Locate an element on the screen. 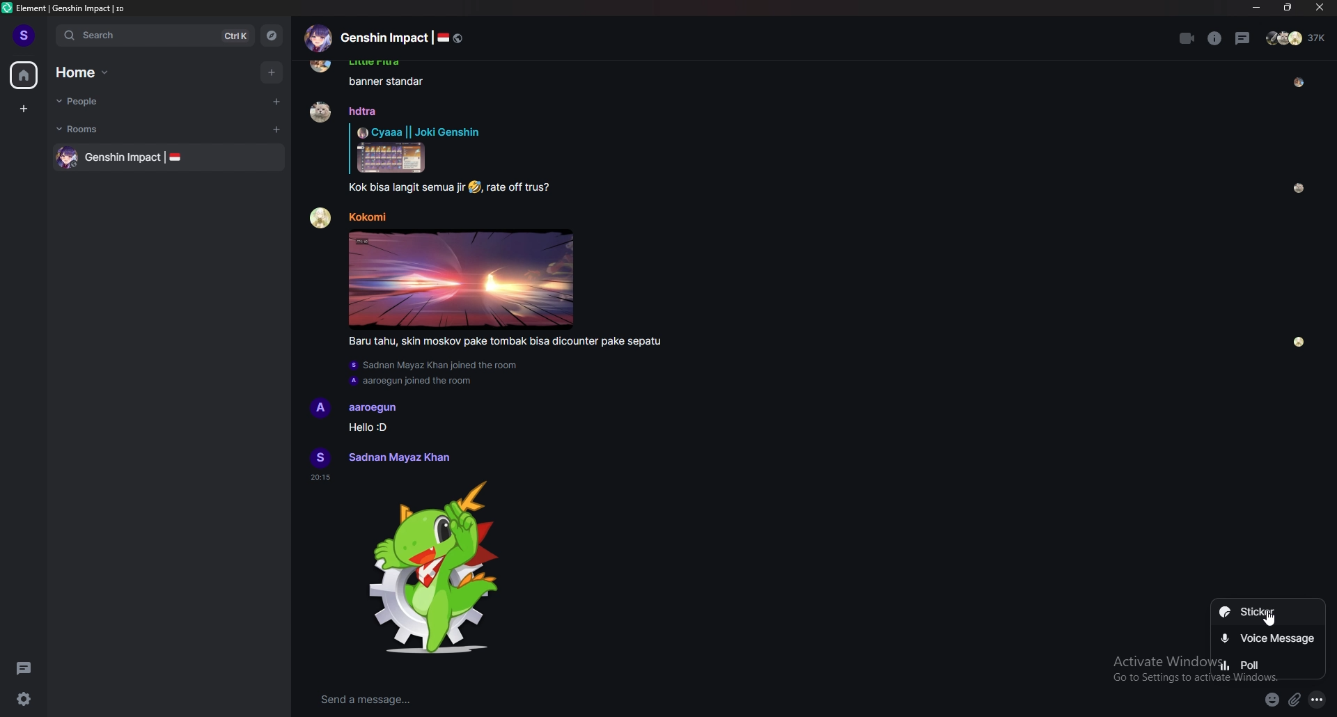 The height and width of the screenshot is (717, 1337). Sadnan Mayaz Khan joined the room is located at coordinates (435, 365).